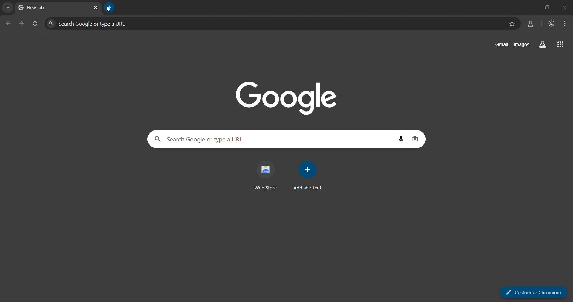 Image resolution: width=573 pixels, height=302 pixels. Describe the element at coordinates (310, 175) in the screenshot. I see `add shortcut` at that location.